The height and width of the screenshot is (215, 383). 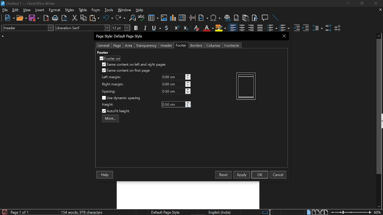 I want to click on Insert comment, so click(x=266, y=18).